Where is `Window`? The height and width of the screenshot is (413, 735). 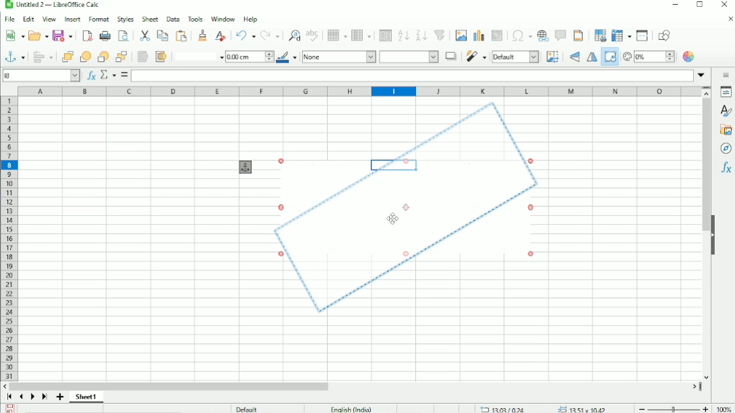 Window is located at coordinates (223, 17).